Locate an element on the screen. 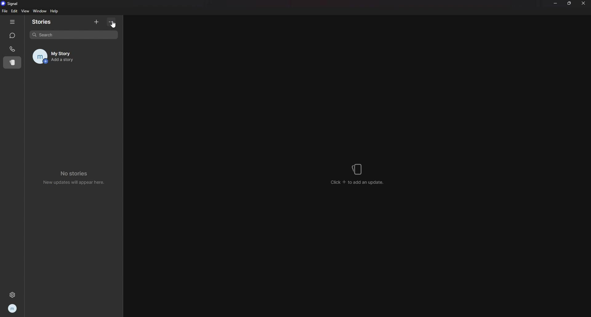  view is located at coordinates (25, 11).